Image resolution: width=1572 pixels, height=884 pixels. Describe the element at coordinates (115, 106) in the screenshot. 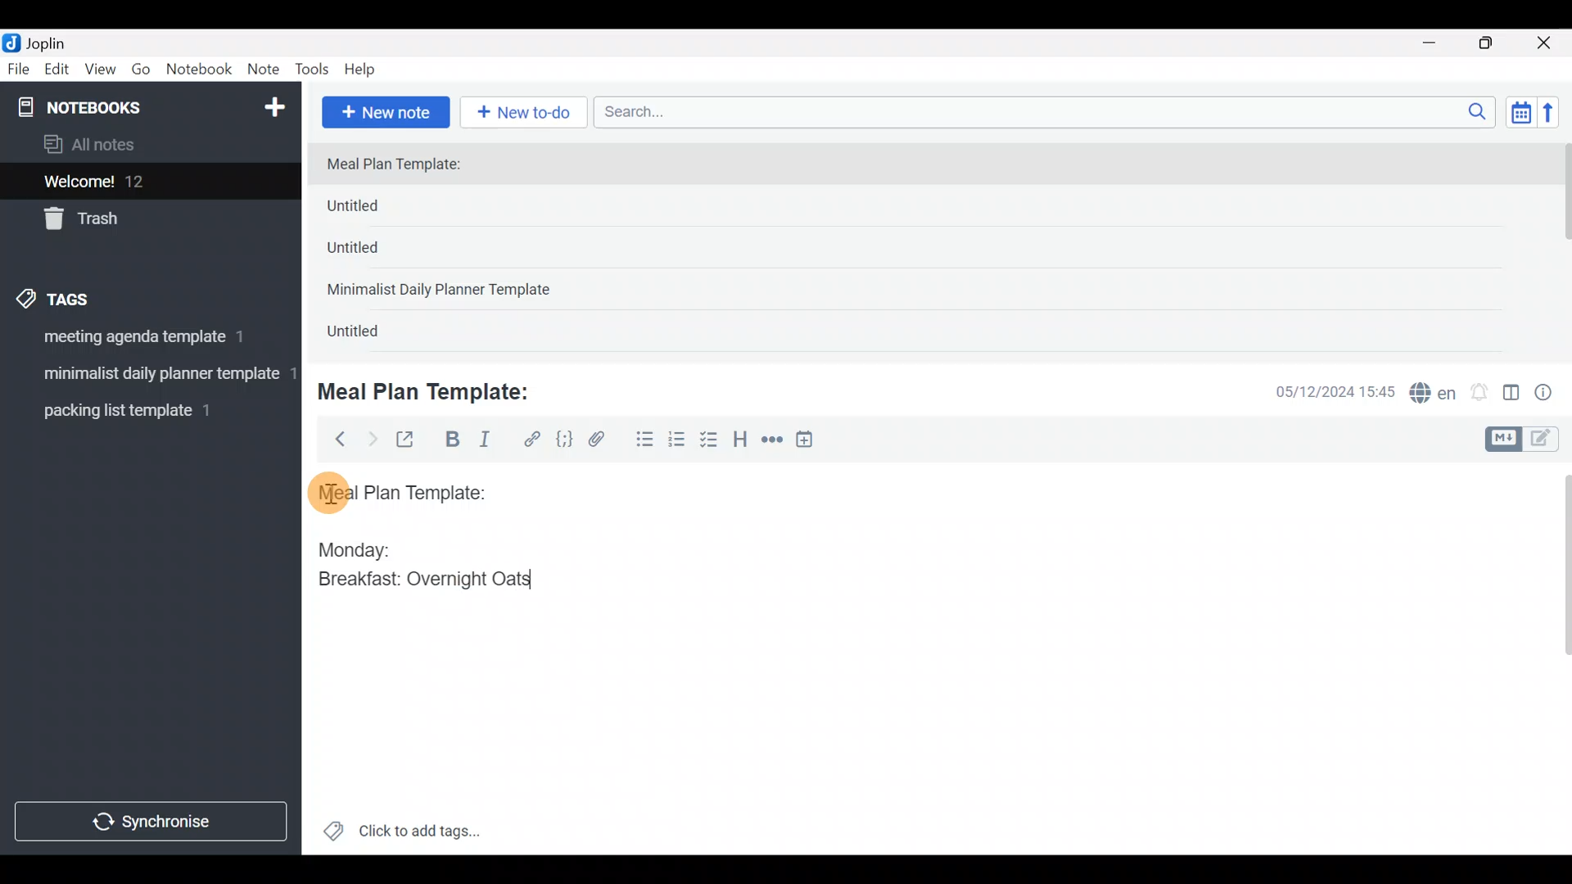

I see `Notebooks` at that location.